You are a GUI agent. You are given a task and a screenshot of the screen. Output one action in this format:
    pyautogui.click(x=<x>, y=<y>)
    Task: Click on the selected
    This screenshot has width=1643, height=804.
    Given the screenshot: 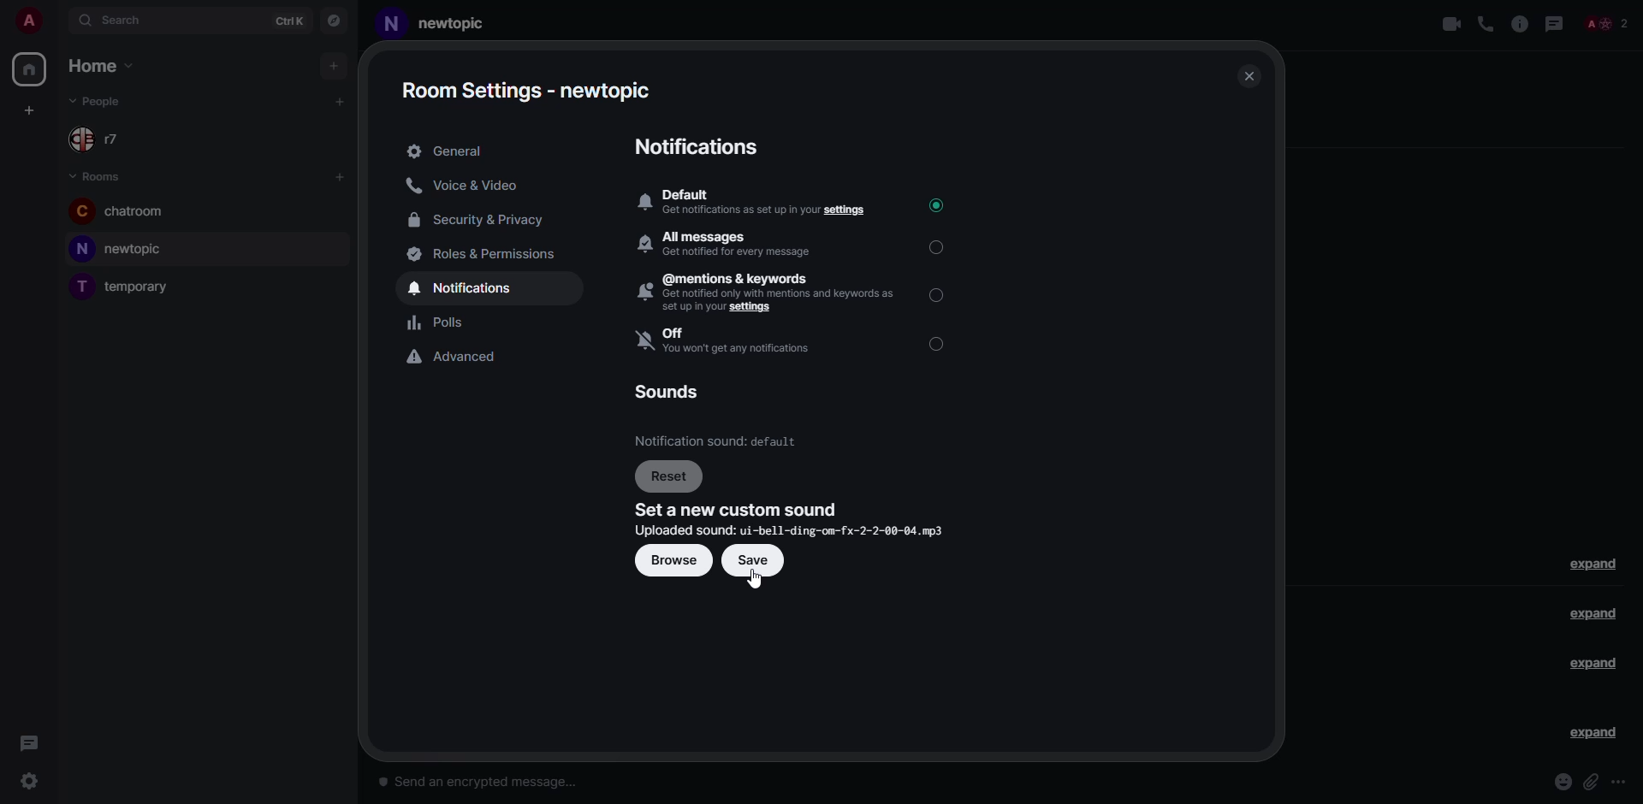 What is the action you would take?
    pyautogui.click(x=935, y=204)
    